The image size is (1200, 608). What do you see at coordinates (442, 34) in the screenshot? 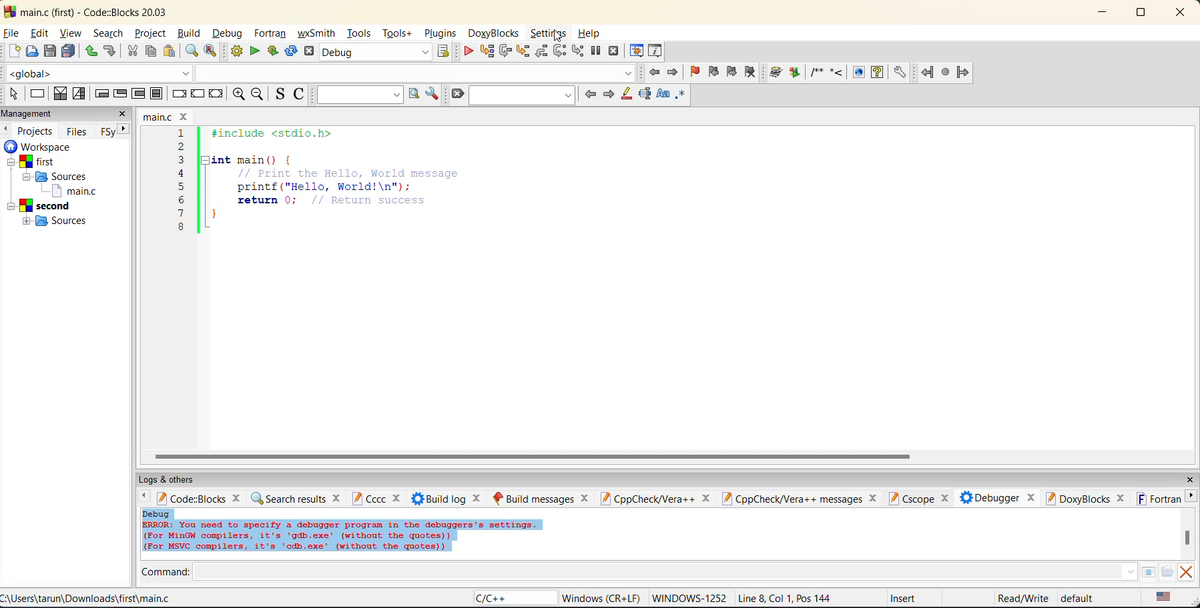
I see `plugins` at bounding box center [442, 34].